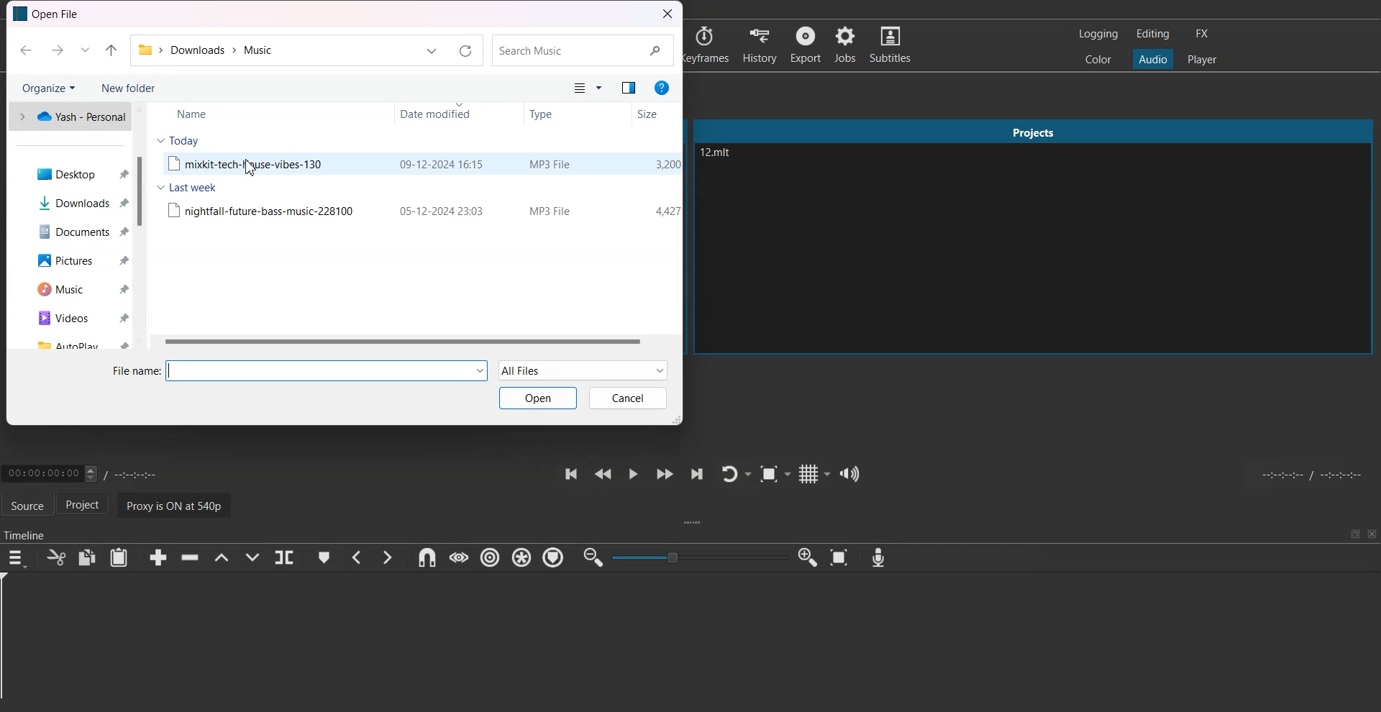  What do you see at coordinates (735, 473) in the screenshot?
I see `Toggle player looping` at bounding box center [735, 473].